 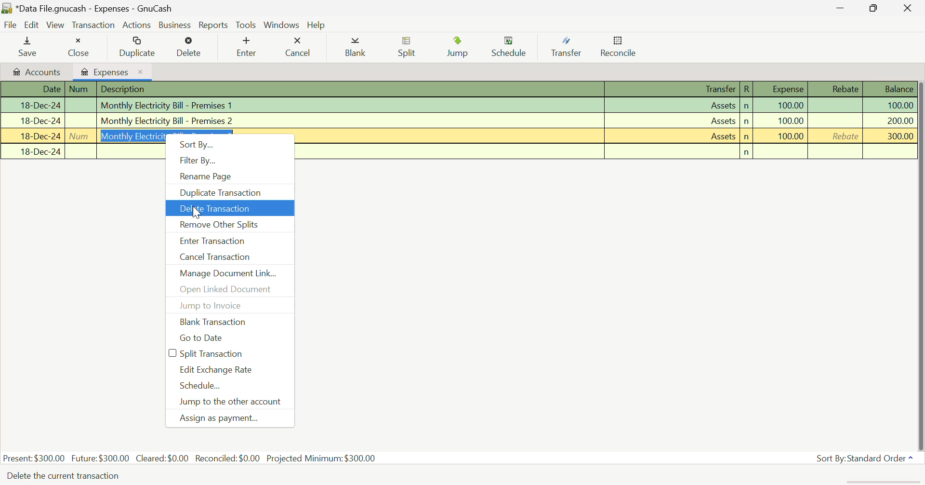 What do you see at coordinates (175, 25) in the screenshot?
I see `Business` at bounding box center [175, 25].